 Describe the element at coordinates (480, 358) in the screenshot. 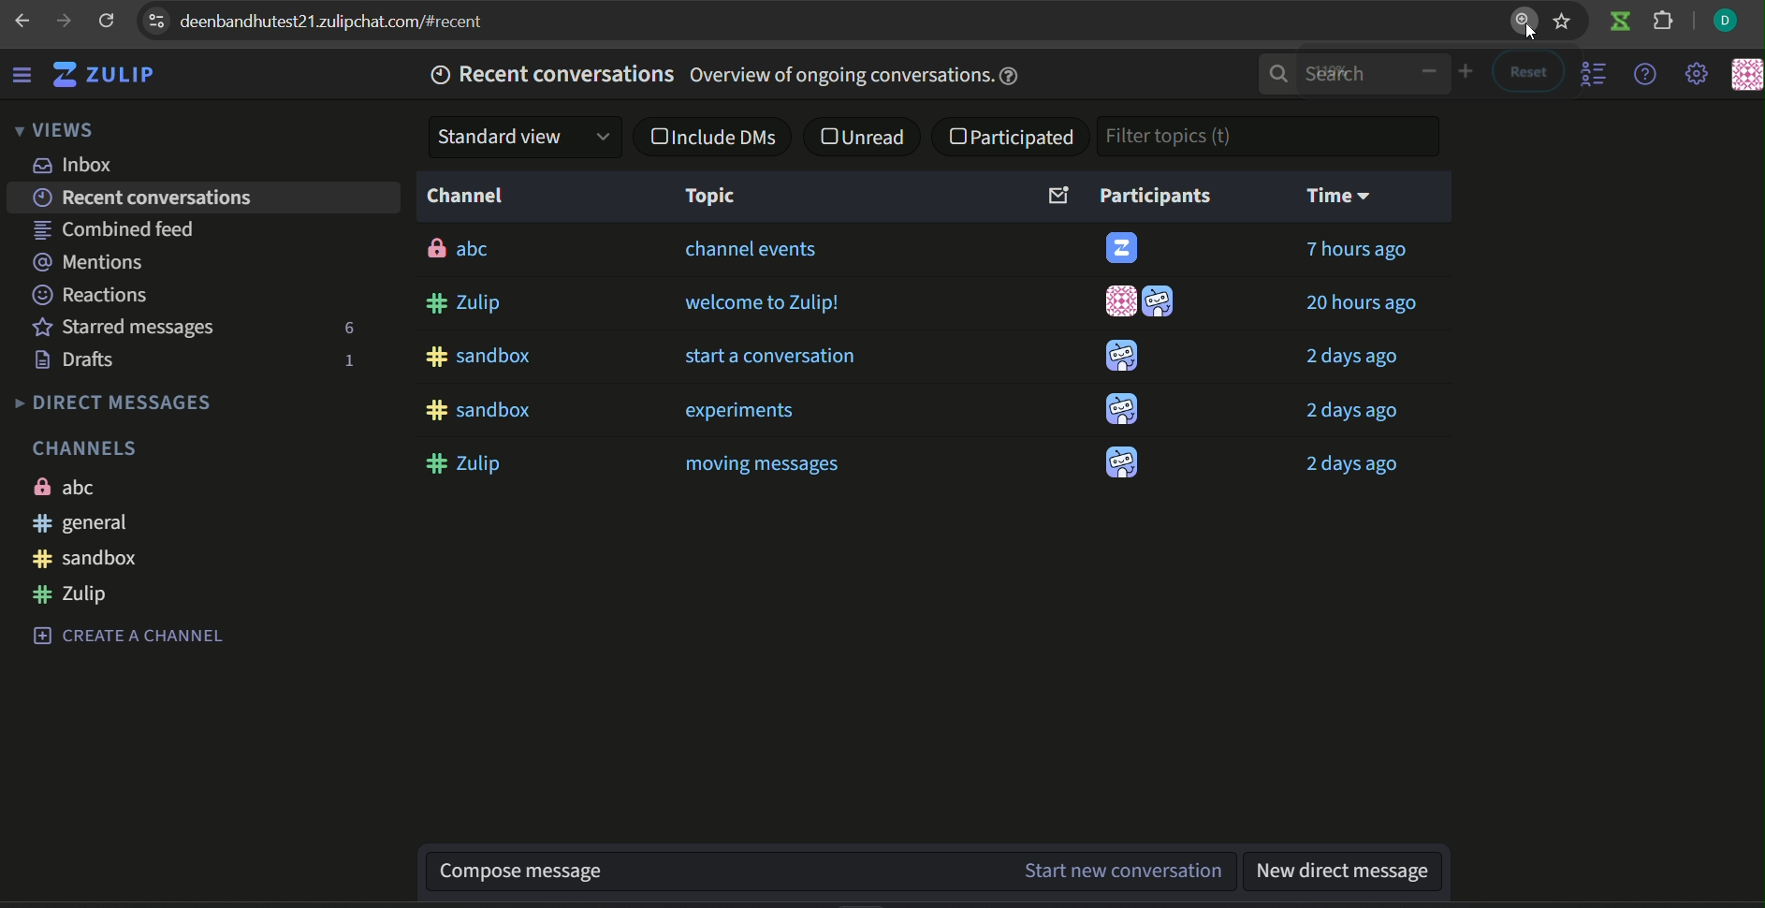

I see `#sandbox` at that location.